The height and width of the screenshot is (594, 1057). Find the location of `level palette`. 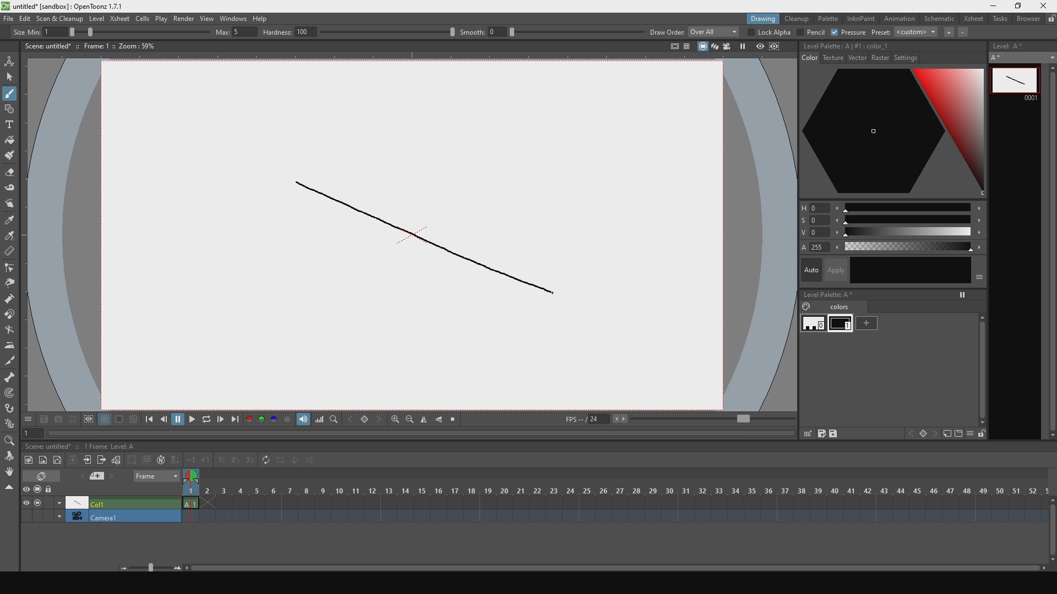

level palette is located at coordinates (889, 295).